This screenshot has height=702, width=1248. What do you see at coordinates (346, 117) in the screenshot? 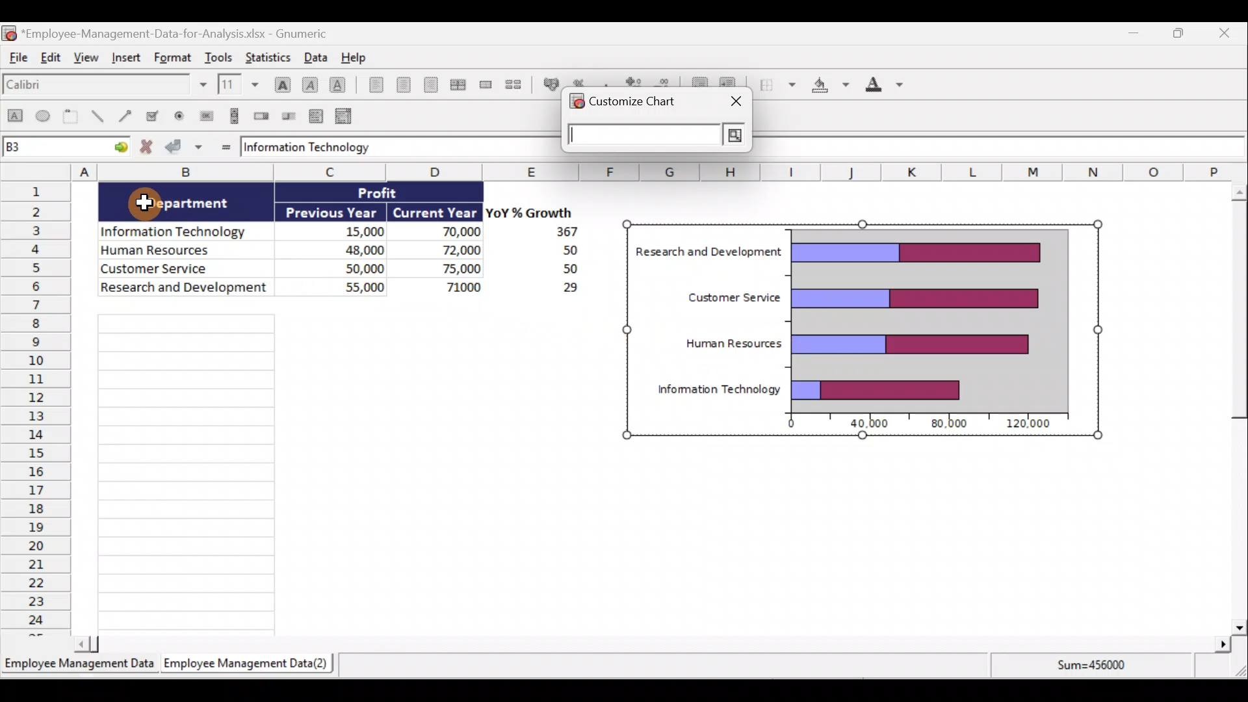
I see `Create a combo box` at bounding box center [346, 117].